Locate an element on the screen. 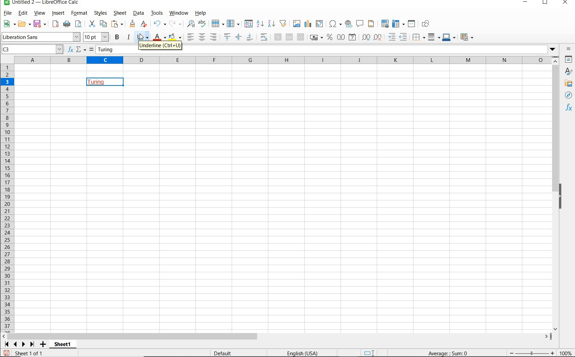  EXPORT DIRECTLY AS PDF is located at coordinates (55, 24).